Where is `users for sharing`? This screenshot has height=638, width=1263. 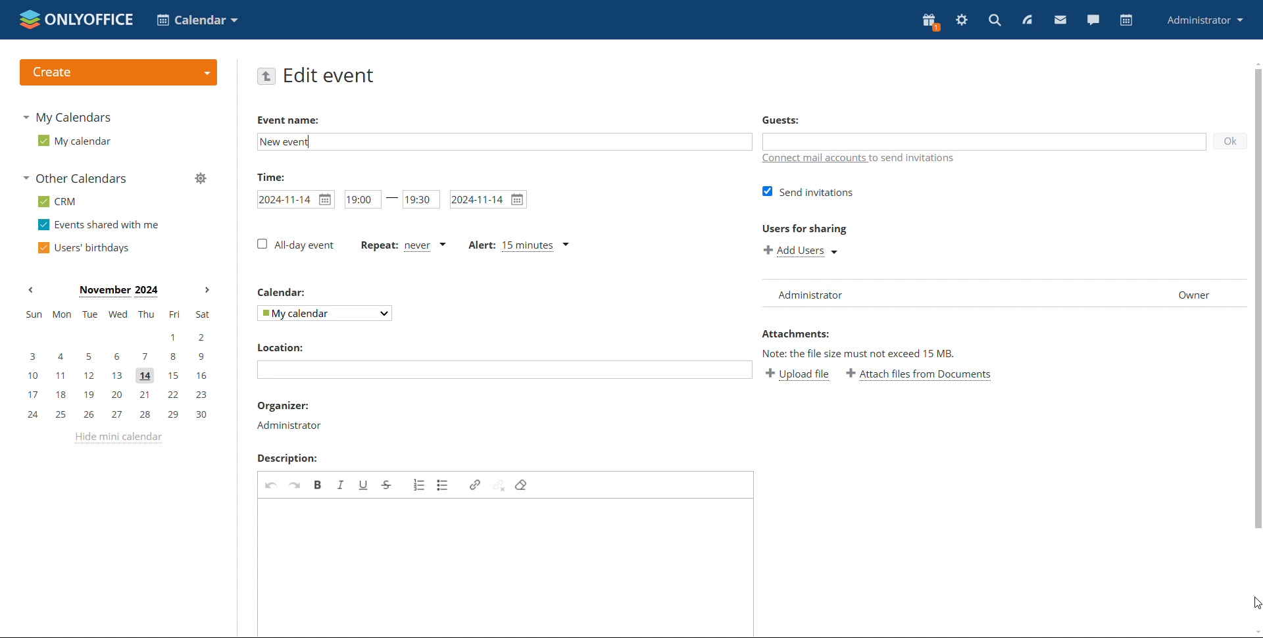
users for sharing is located at coordinates (808, 231).